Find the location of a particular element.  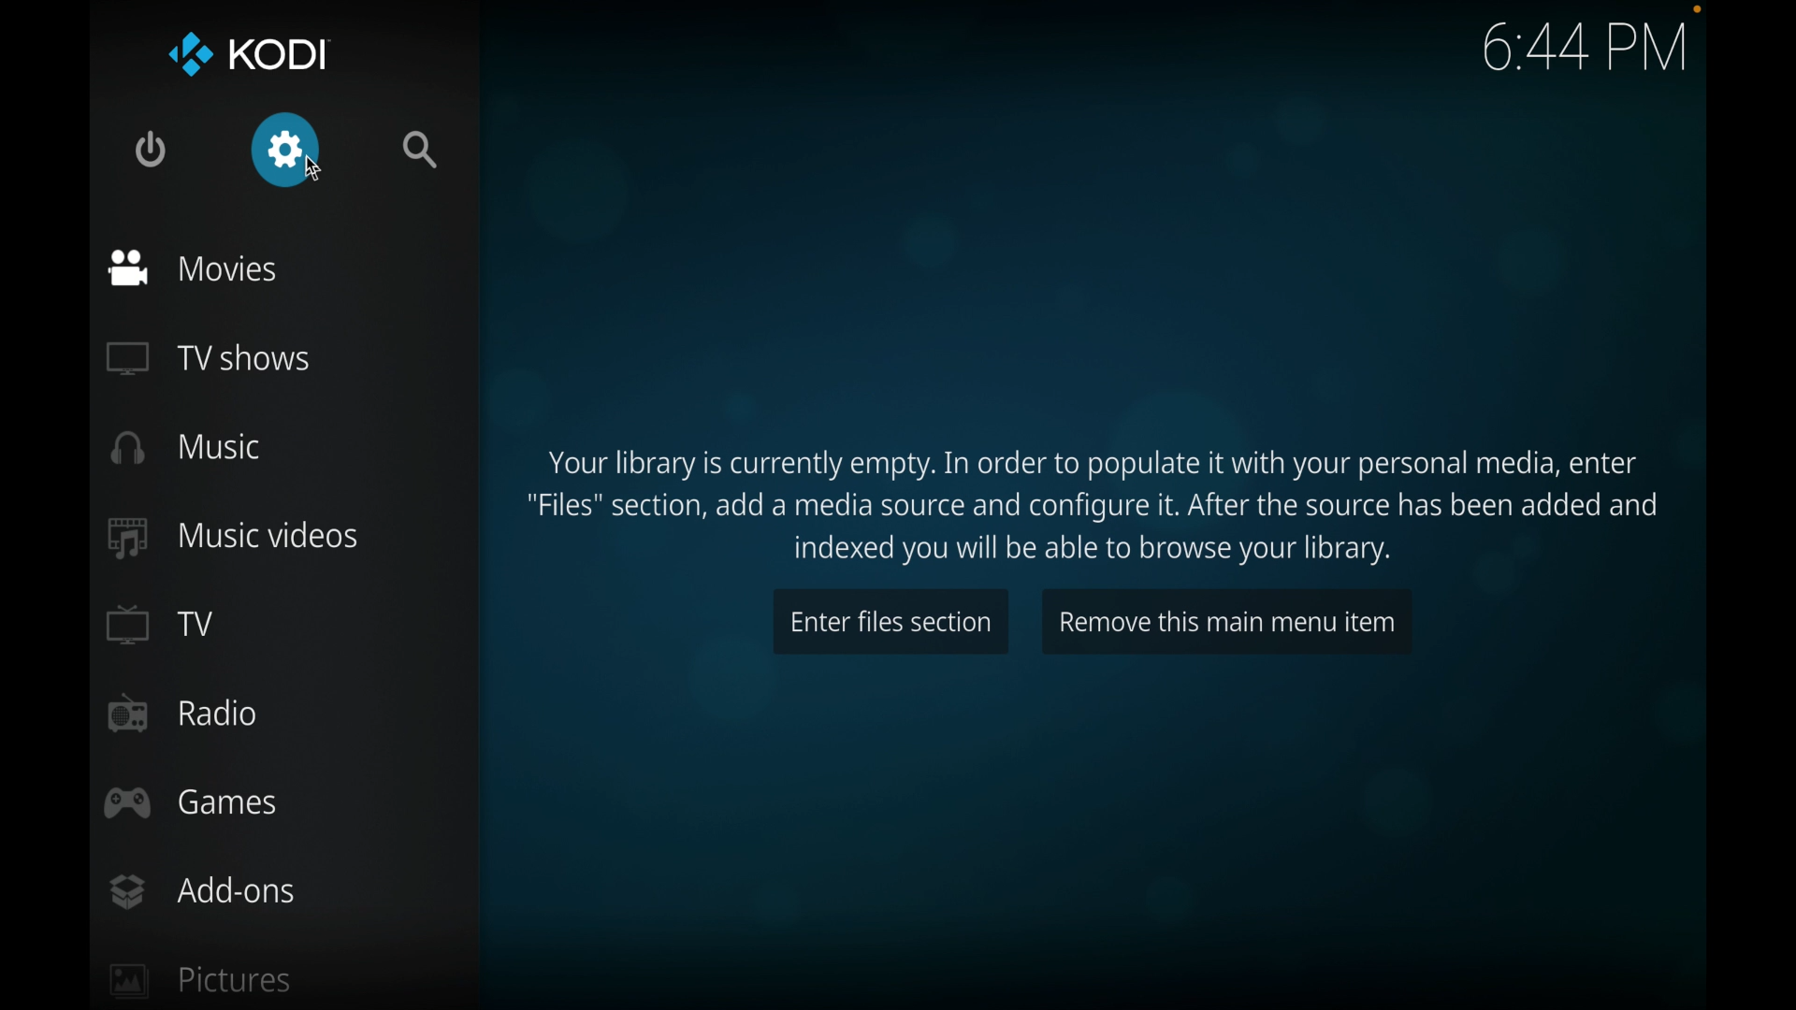

time is located at coordinates (1588, 49).